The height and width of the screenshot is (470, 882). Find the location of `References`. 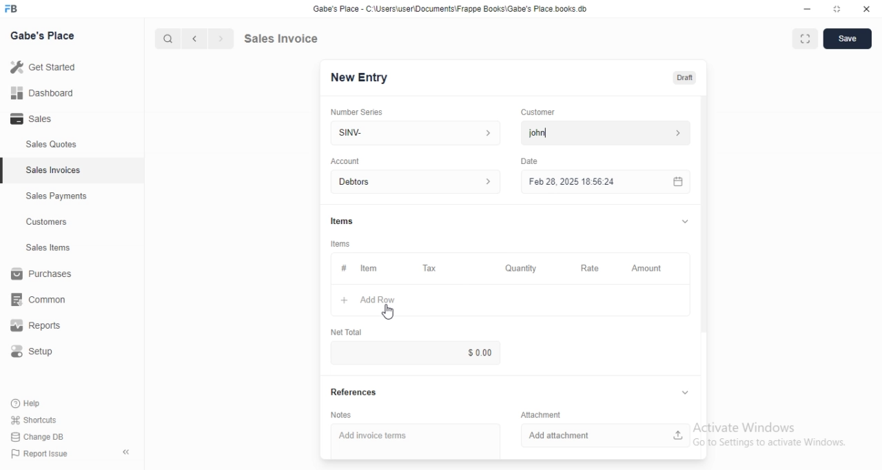

References is located at coordinates (356, 394).